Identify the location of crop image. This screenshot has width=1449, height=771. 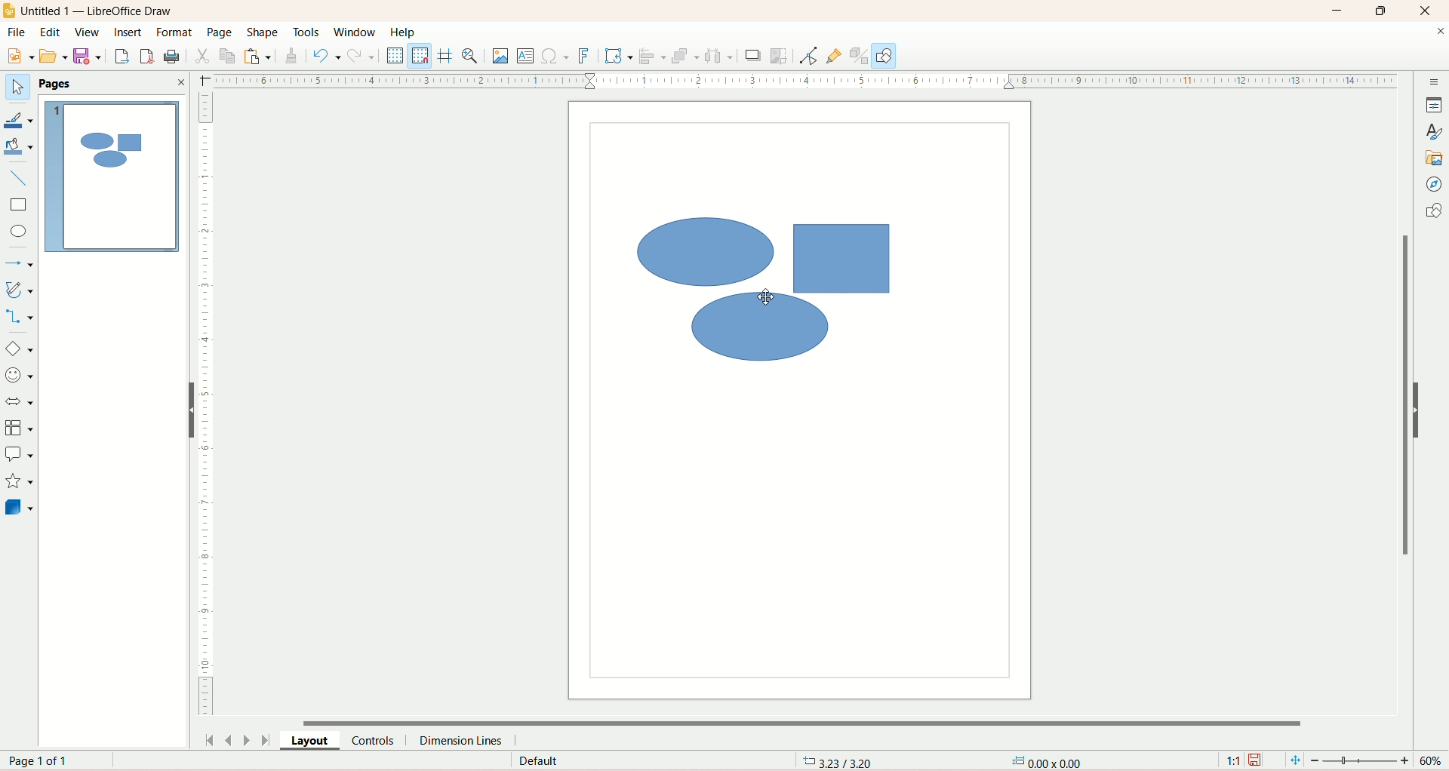
(780, 57).